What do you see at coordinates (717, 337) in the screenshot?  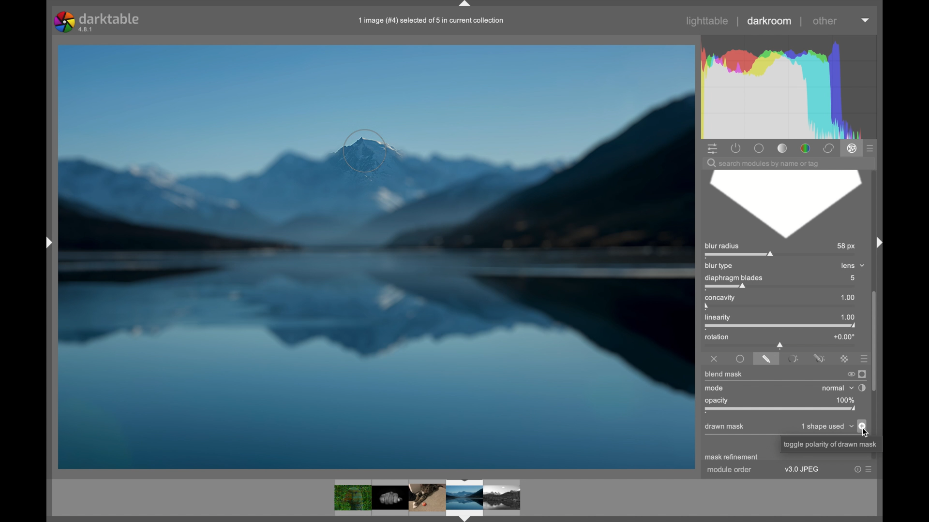 I see `rotation` at bounding box center [717, 337].